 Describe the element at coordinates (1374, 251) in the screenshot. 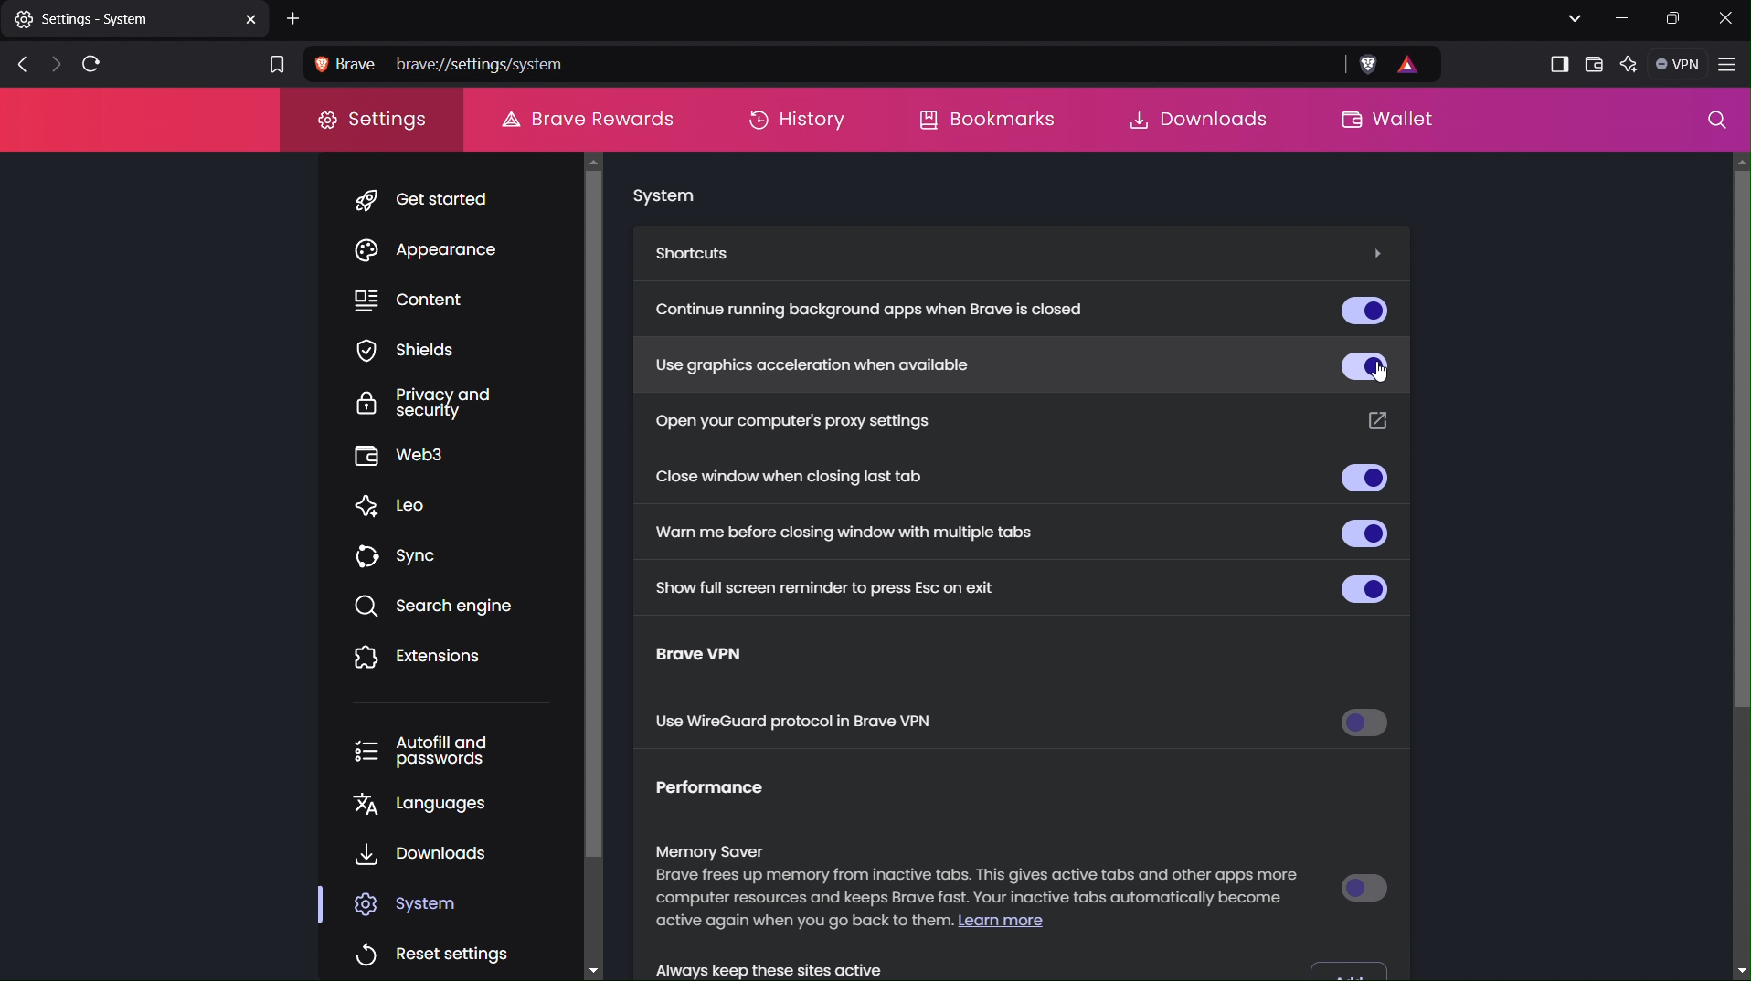

I see `` at that location.